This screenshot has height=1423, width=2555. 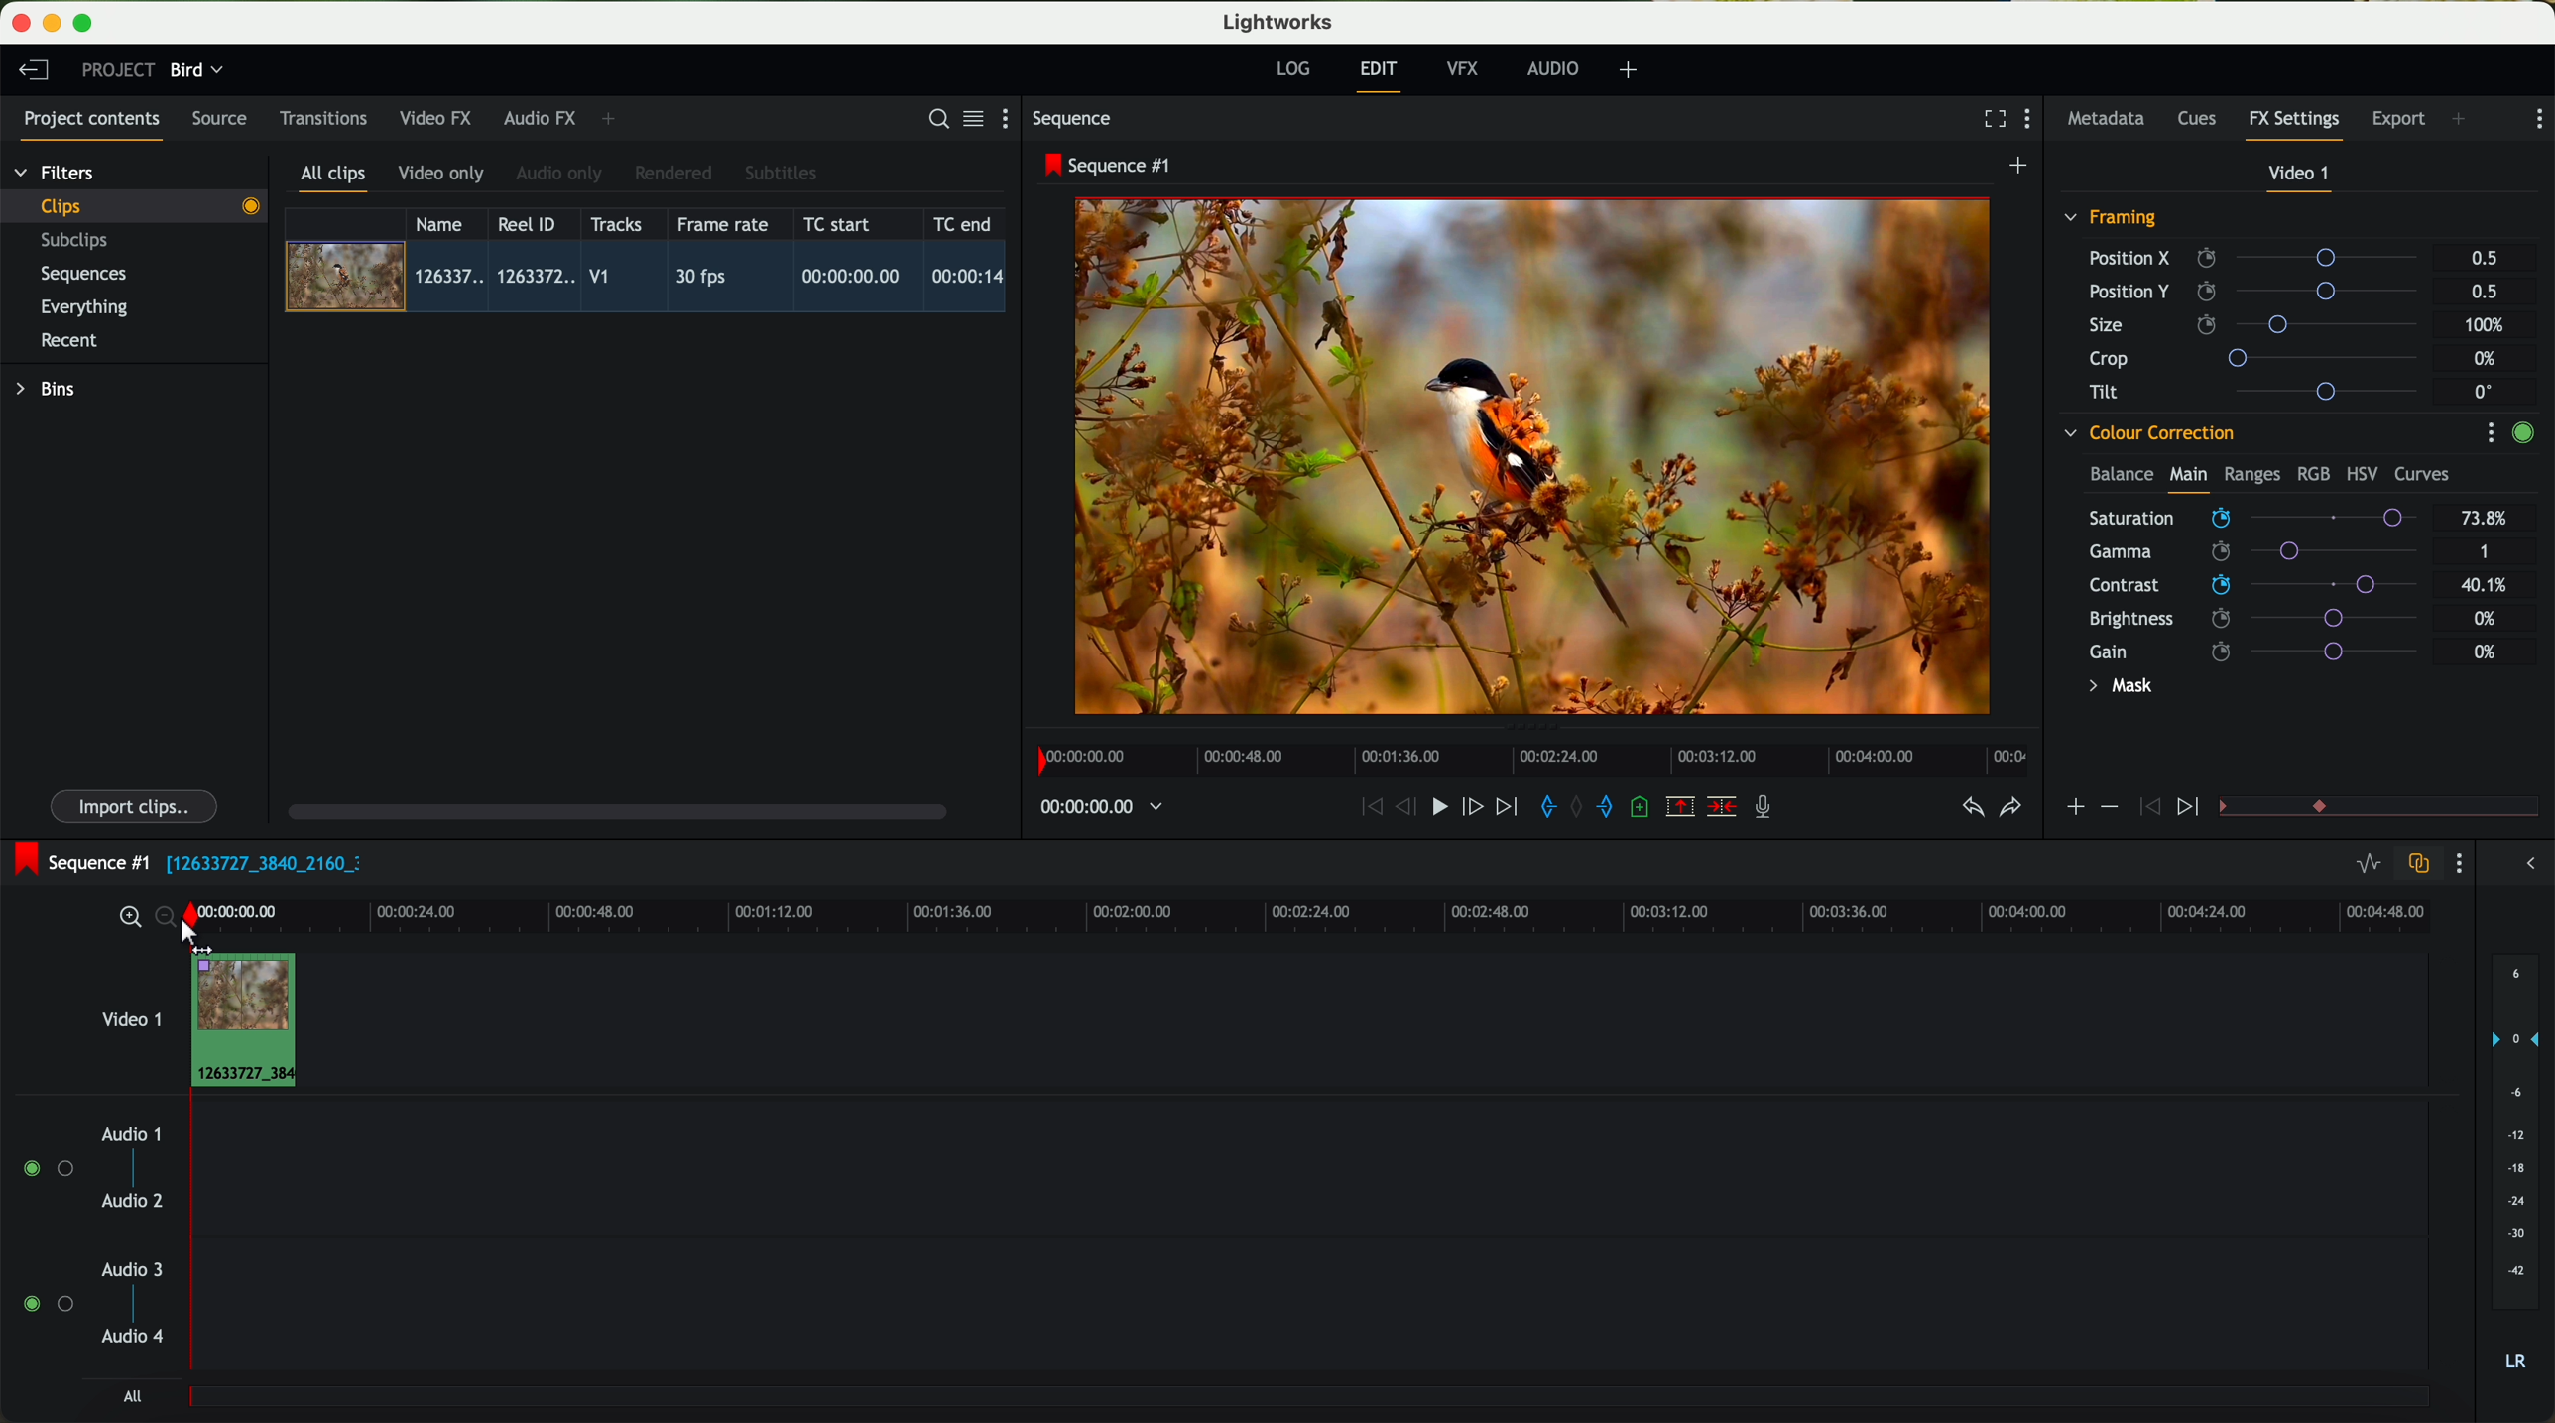 What do you see at coordinates (76, 862) in the screenshot?
I see `sequence #1` at bounding box center [76, 862].